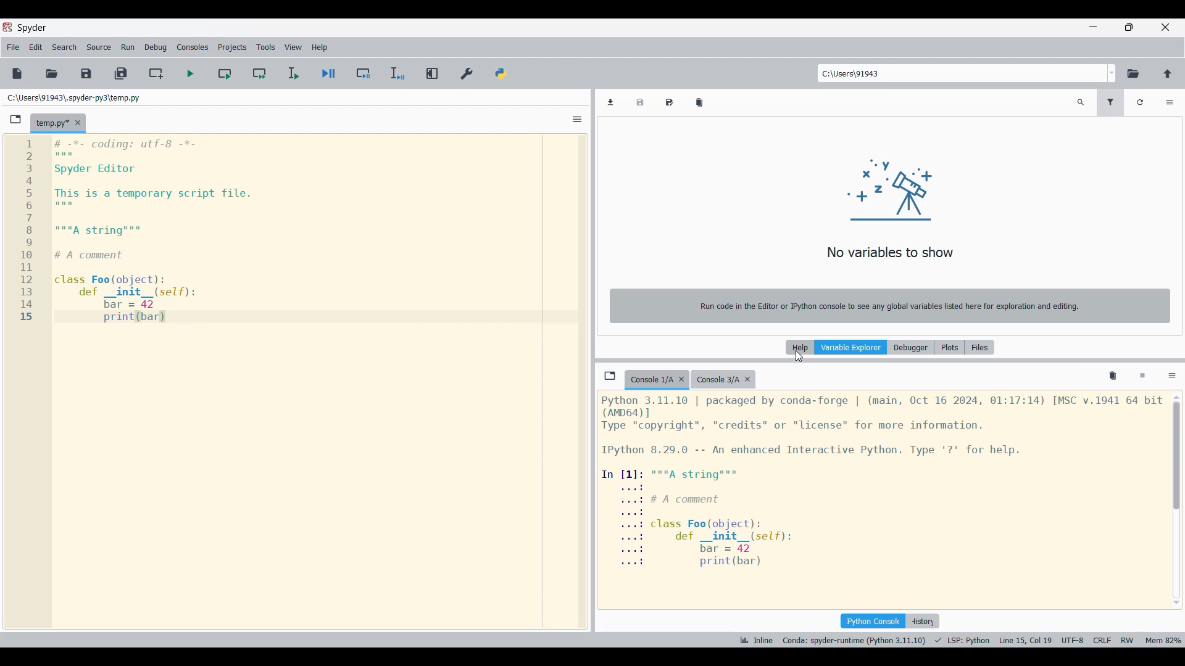  Describe the element at coordinates (36, 47) in the screenshot. I see `Edit menu` at that location.